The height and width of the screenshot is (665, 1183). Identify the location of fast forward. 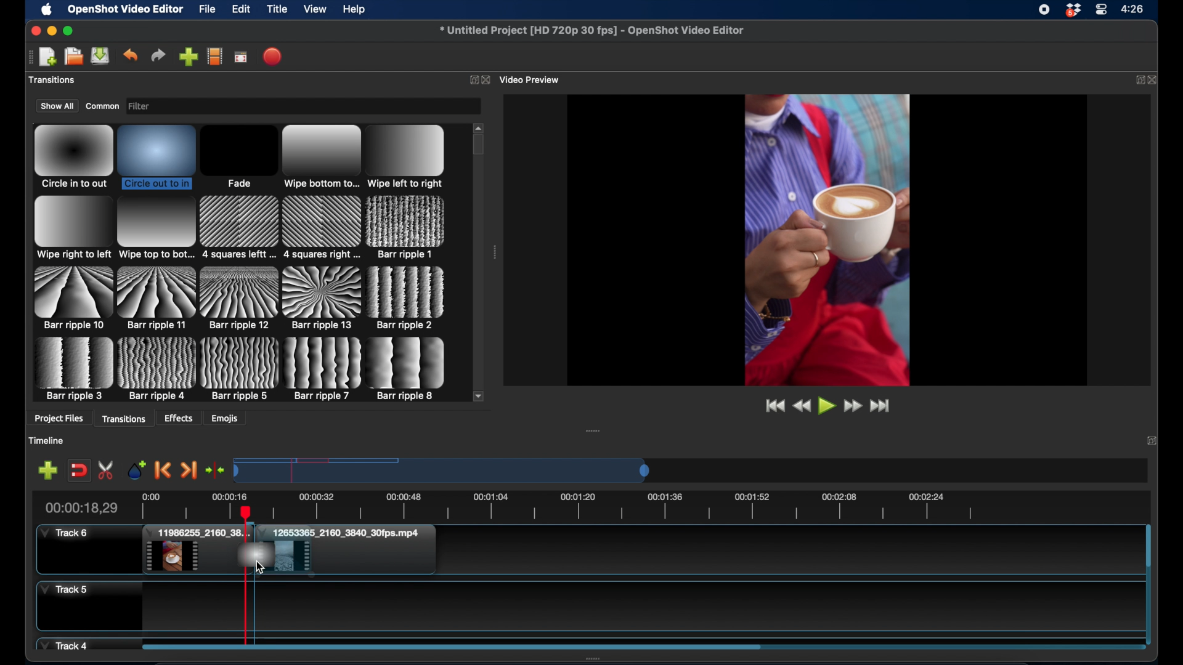
(852, 406).